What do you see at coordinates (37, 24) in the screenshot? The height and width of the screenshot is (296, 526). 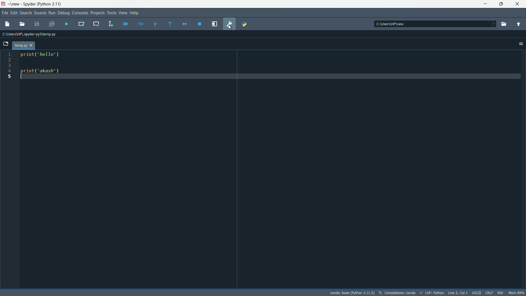 I see `save file` at bounding box center [37, 24].